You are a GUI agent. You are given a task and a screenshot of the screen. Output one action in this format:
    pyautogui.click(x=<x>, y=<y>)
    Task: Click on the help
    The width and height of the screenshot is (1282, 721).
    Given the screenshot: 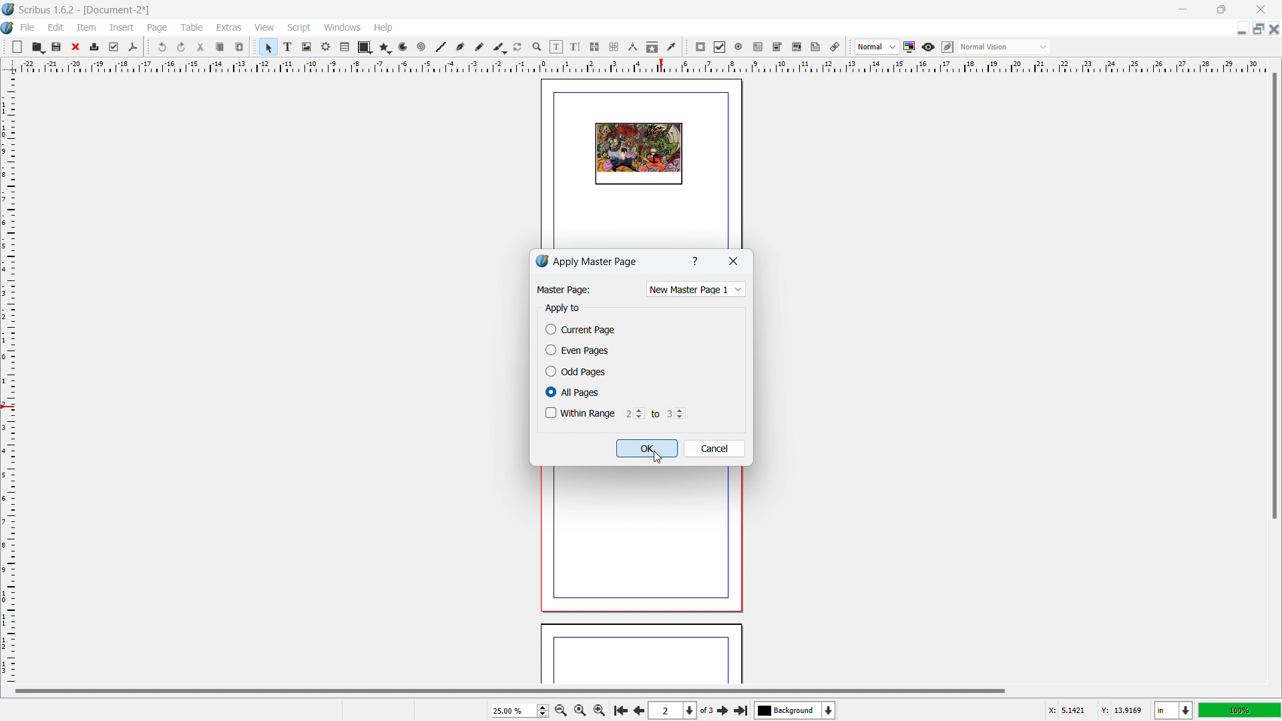 What is the action you would take?
    pyautogui.click(x=696, y=262)
    